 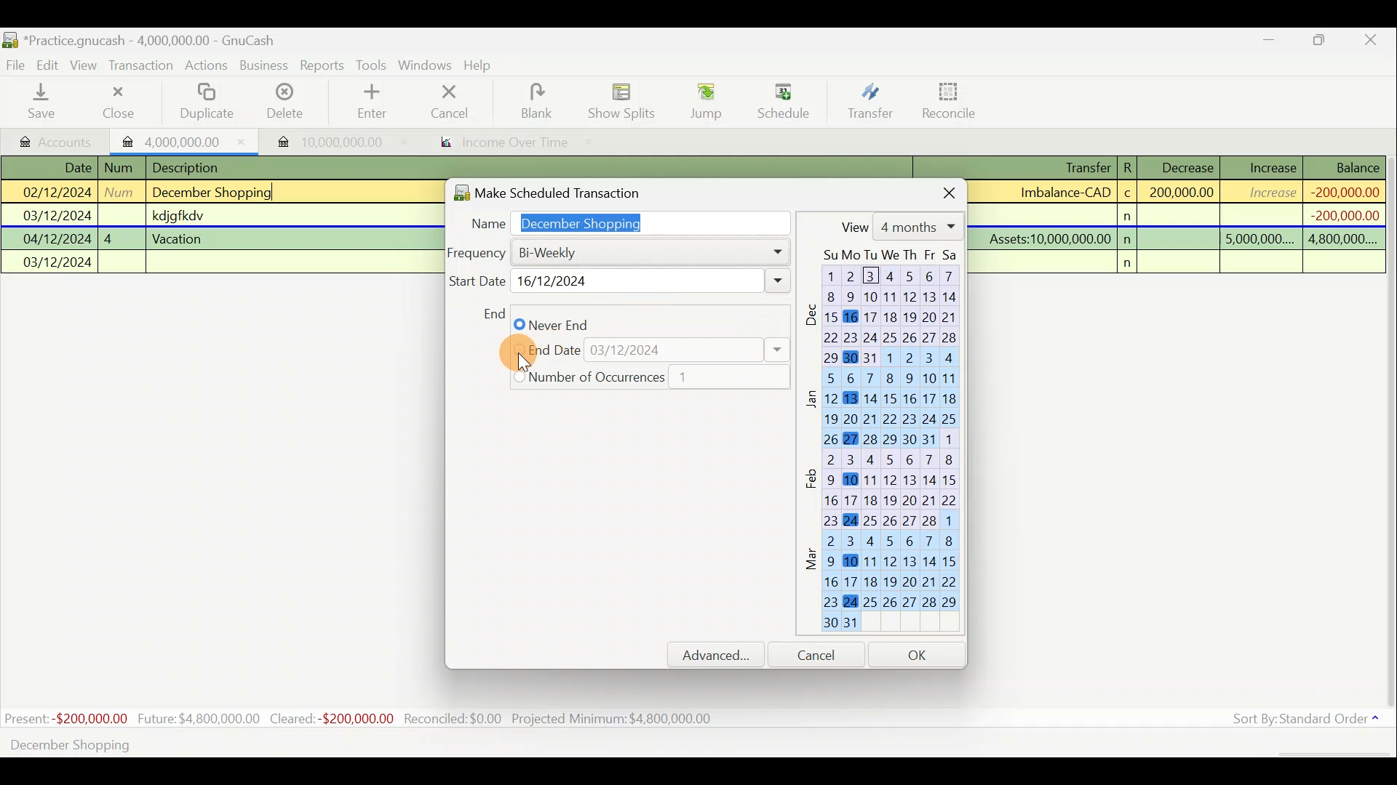 I want to click on Reports, so click(x=322, y=65).